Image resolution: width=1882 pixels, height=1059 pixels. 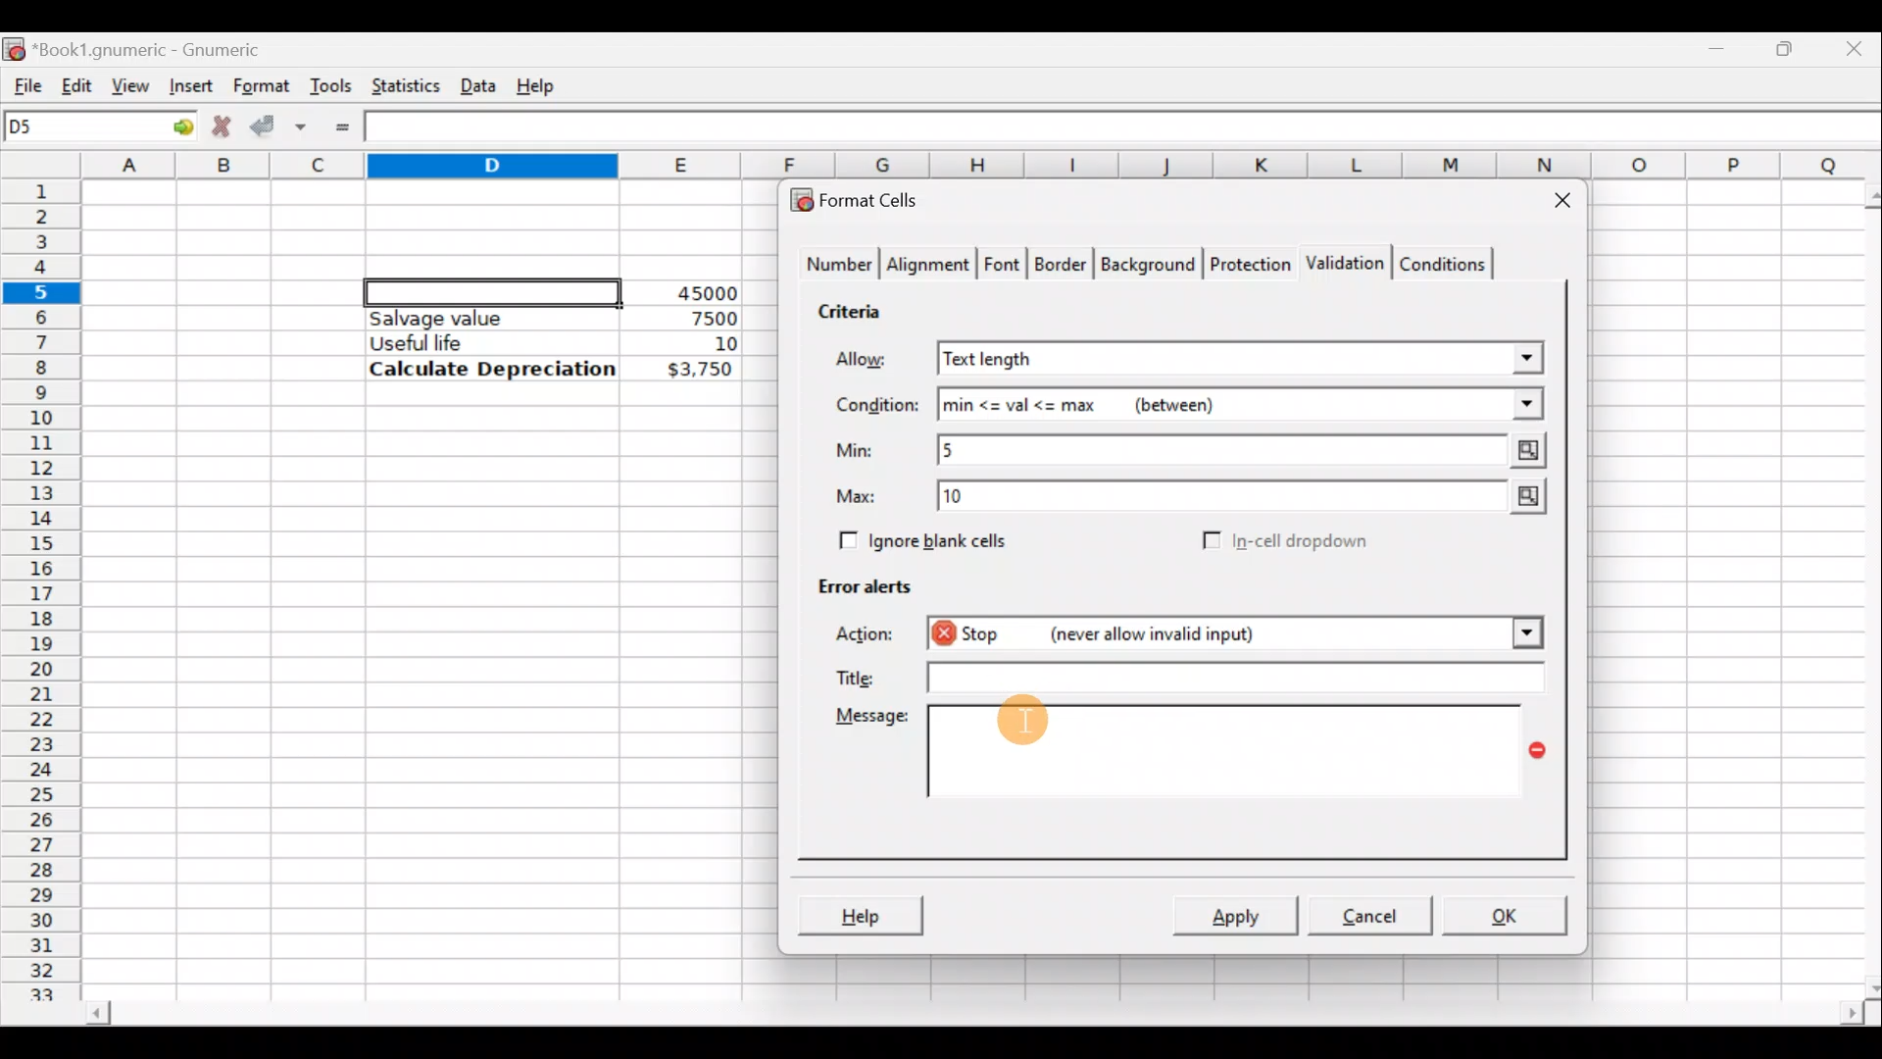 I want to click on Title, so click(x=852, y=674).